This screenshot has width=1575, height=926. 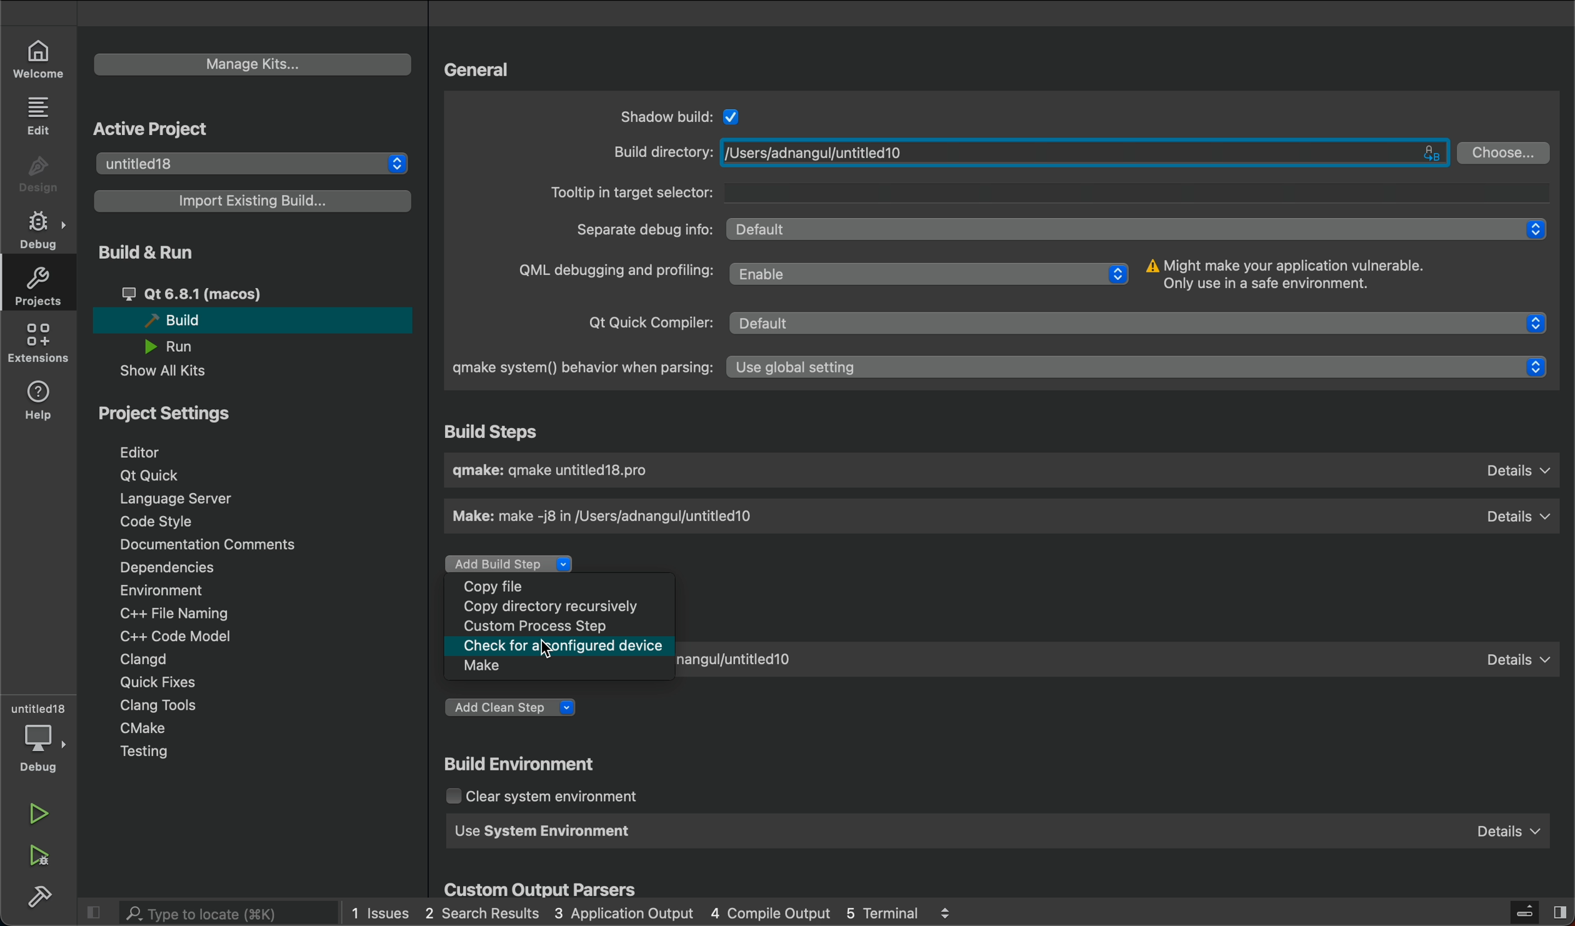 I want to click on Qt 6.8.1 (macos), so click(x=196, y=291).